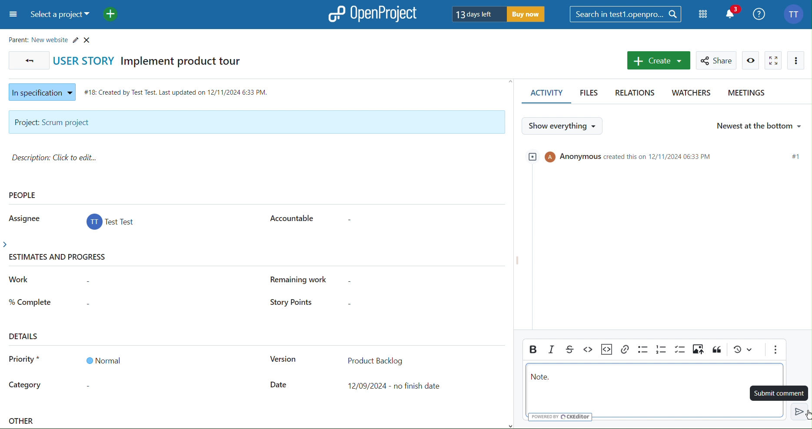 The height and width of the screenshot is (429, 812). I want to click on View, so click(751, 60).